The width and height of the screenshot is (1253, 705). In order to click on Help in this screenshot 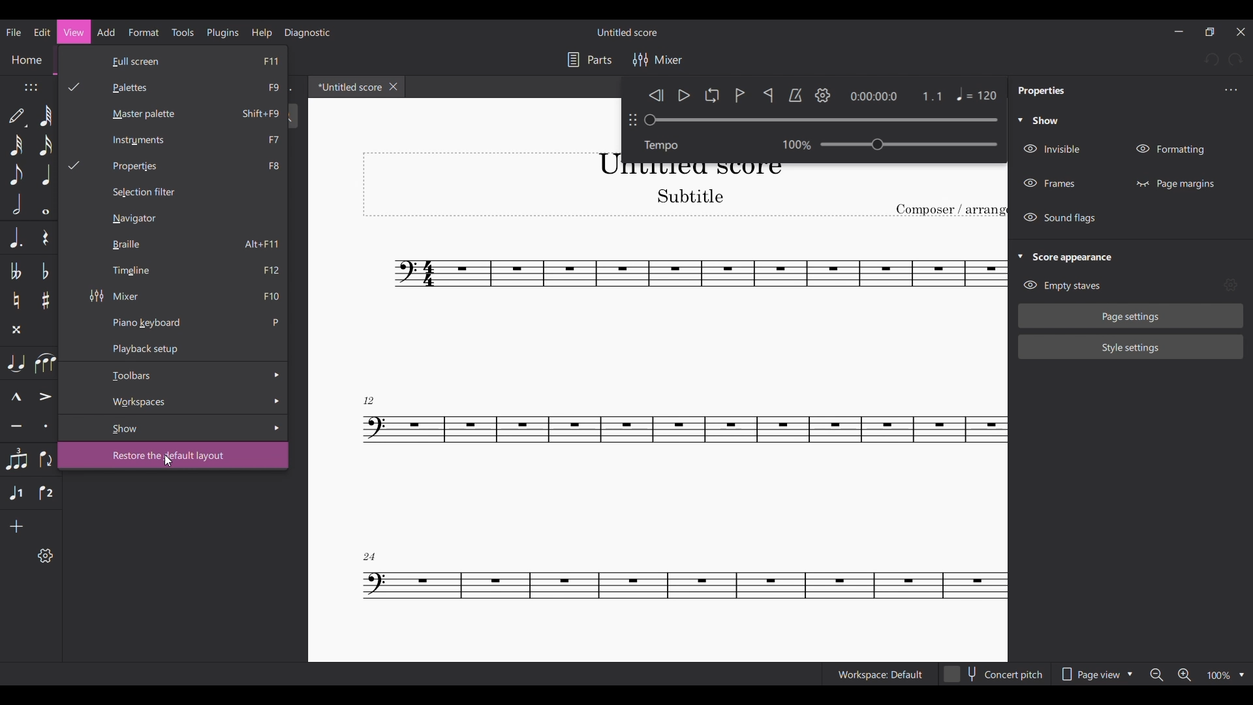, I will do `click(262, 33)`.